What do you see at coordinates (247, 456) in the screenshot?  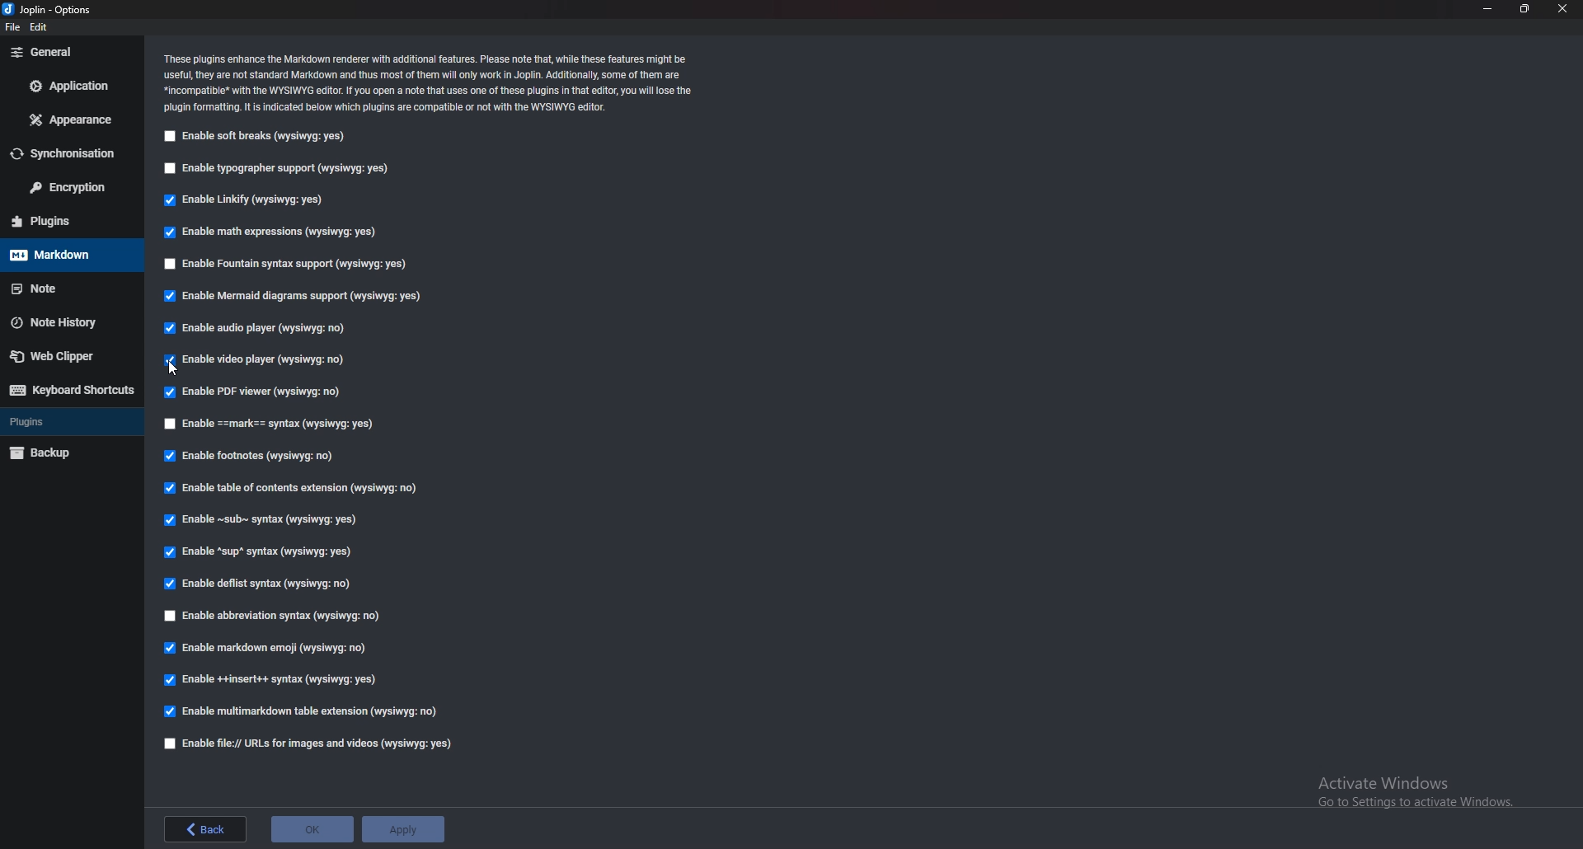 I see `Enable footnotes (wysiqyg:no)` at bounding box center [247, 456].